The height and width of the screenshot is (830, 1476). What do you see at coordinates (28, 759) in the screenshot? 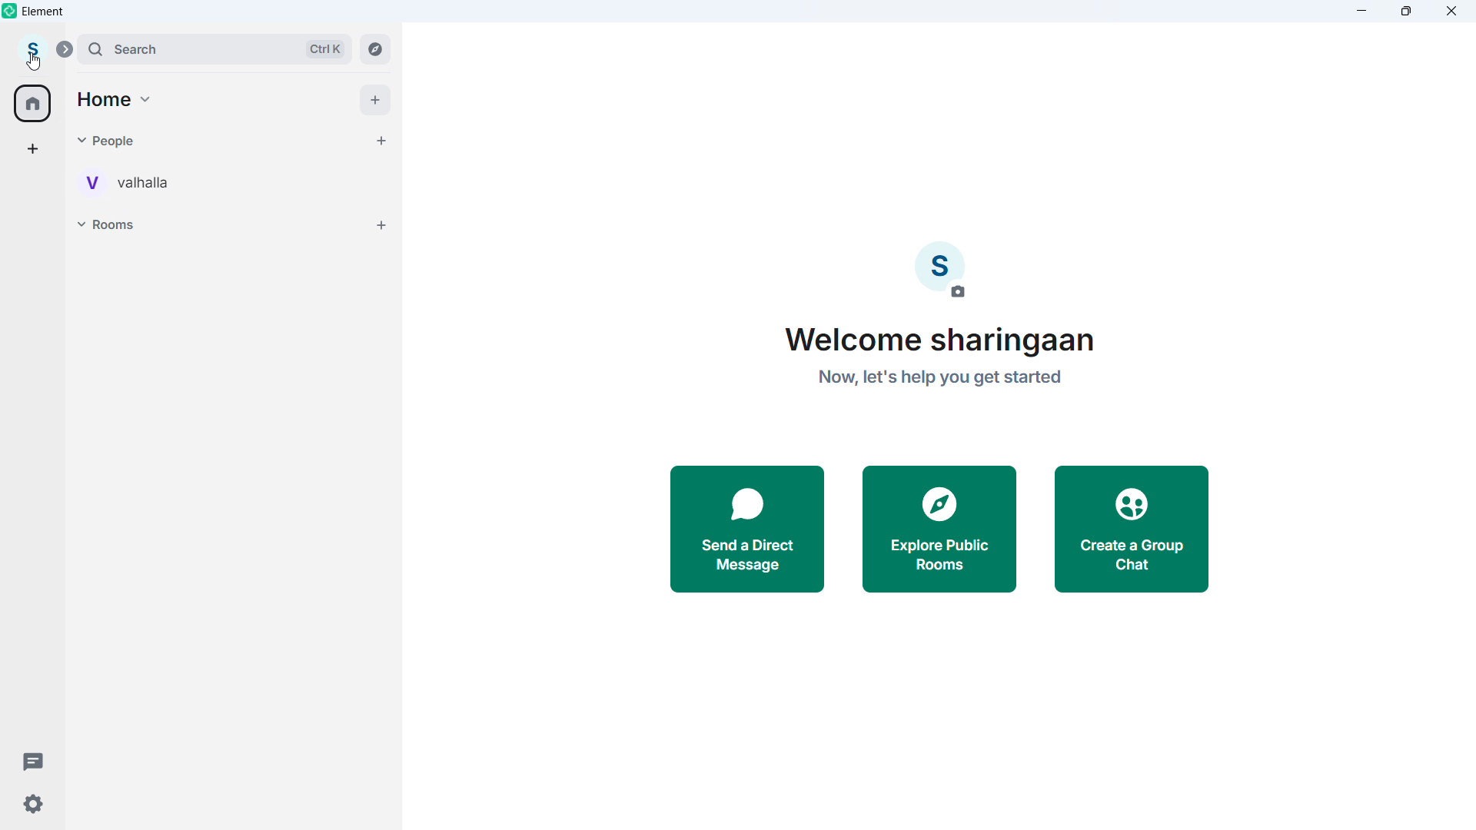
I see `Threads ` at bounding box center [28, 759].